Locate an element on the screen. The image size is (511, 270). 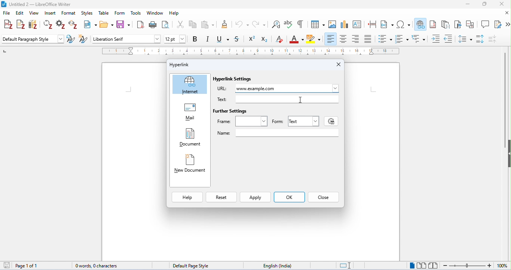
default paragraph style is located at coordinates (32, 39).